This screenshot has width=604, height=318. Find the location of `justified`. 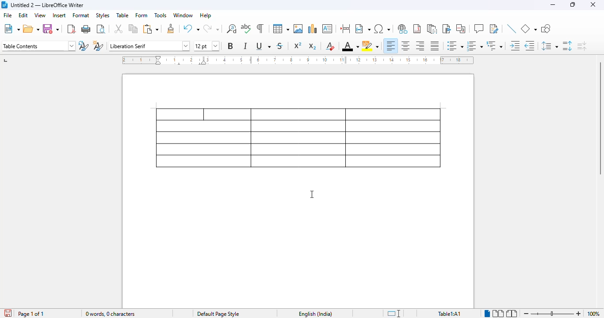

justified is located at coordinates (435, 45).